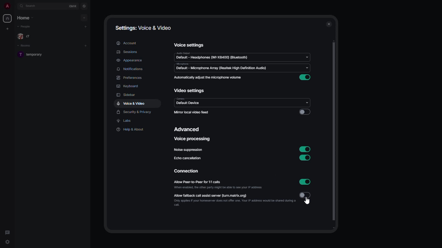  Describe the element at coordinates (221, 67) in the screenshot. I see `microphone default` at that location.